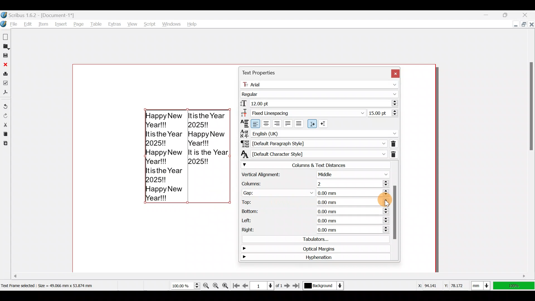 The height and width of the screenshot is (301, 535). I want to click on Columns & text distances, so click(315, 165).